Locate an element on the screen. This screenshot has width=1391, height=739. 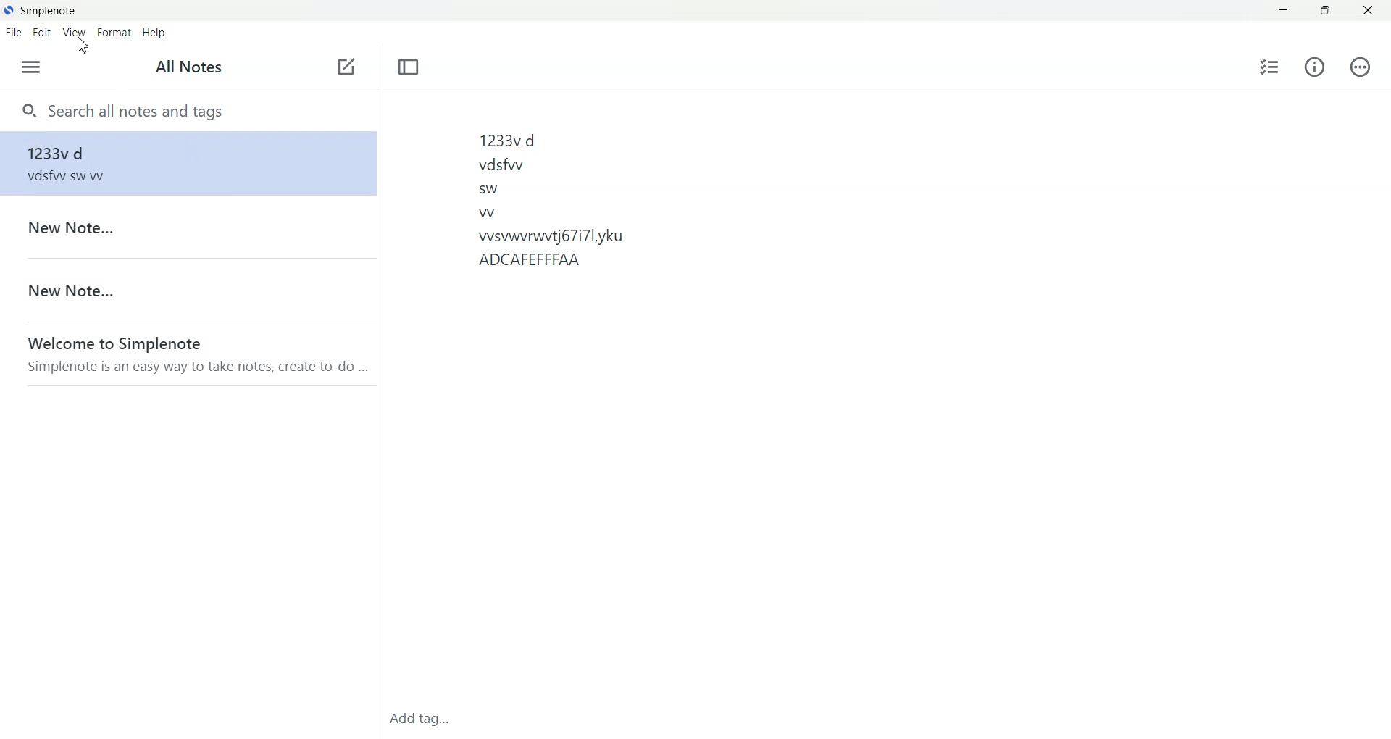
Note File is located at coordinates (188, 290).